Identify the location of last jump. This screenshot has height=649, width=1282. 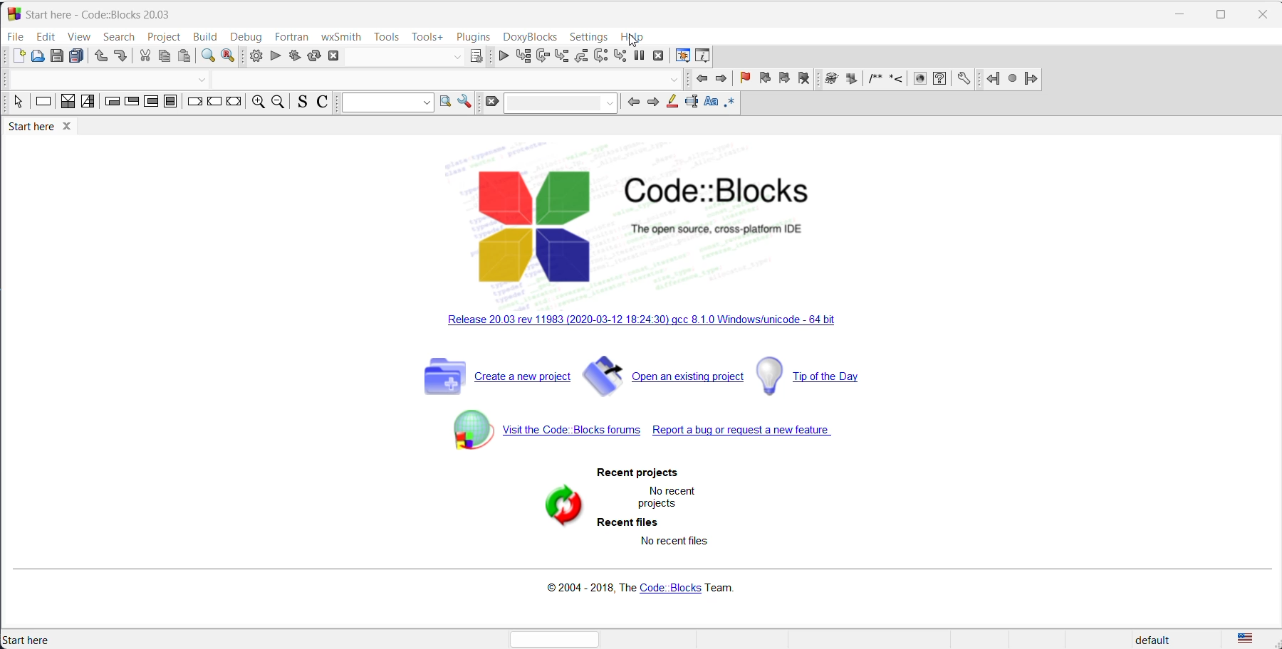
(1012, 80).